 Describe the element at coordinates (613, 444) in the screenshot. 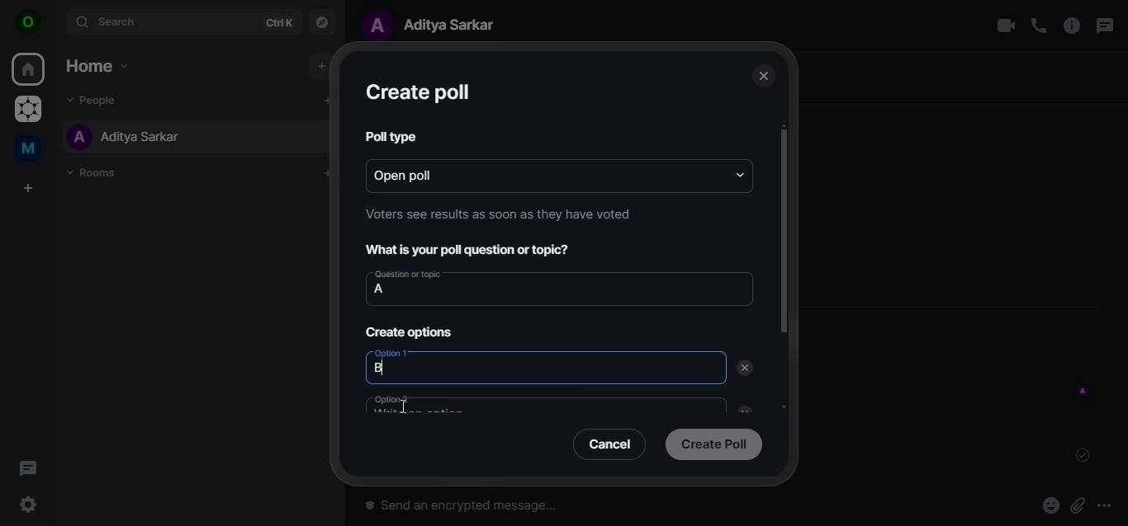

I see `cancel` at that location.